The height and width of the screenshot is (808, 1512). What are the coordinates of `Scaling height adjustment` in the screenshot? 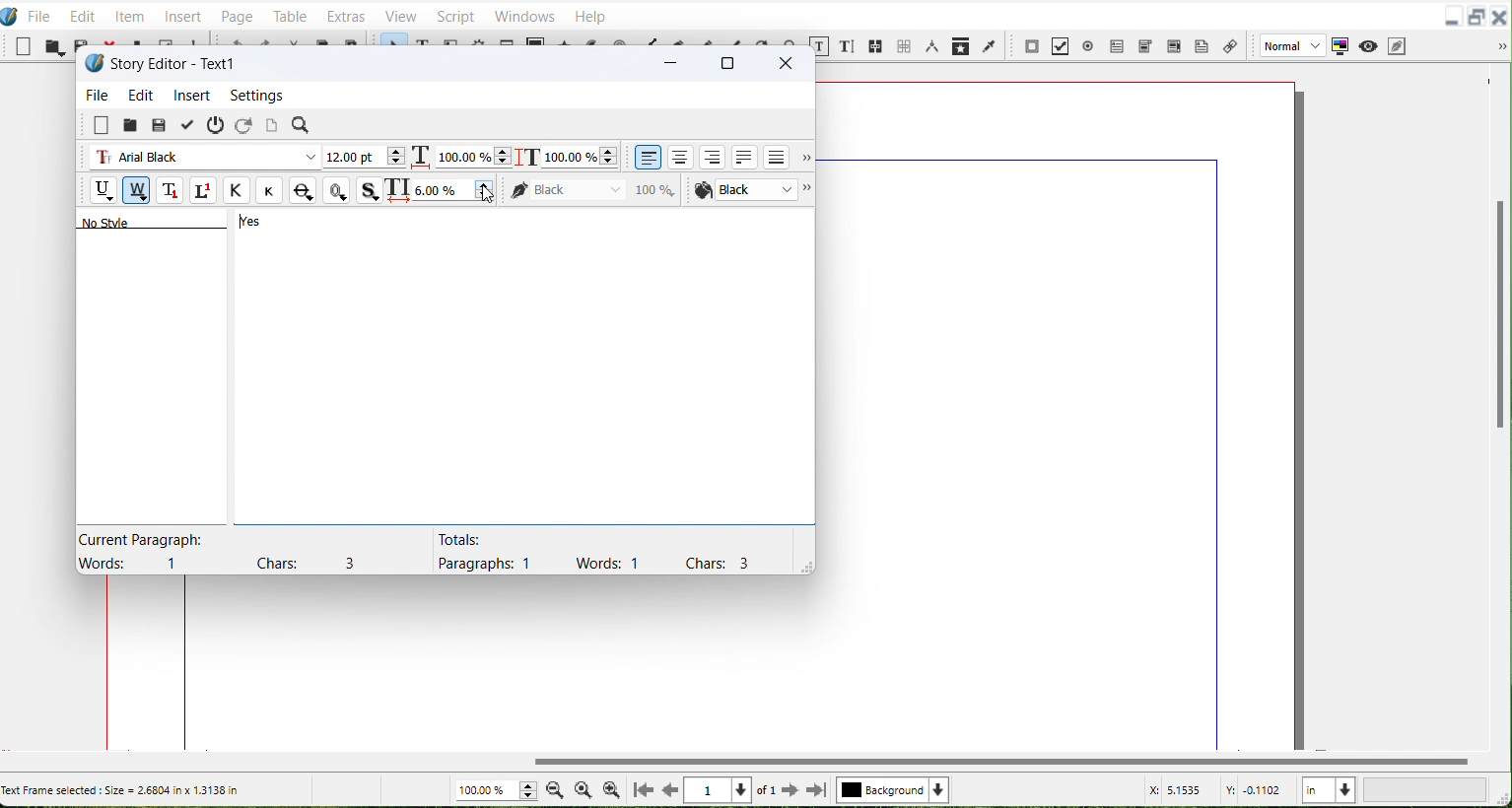 It's located at (571, 157).